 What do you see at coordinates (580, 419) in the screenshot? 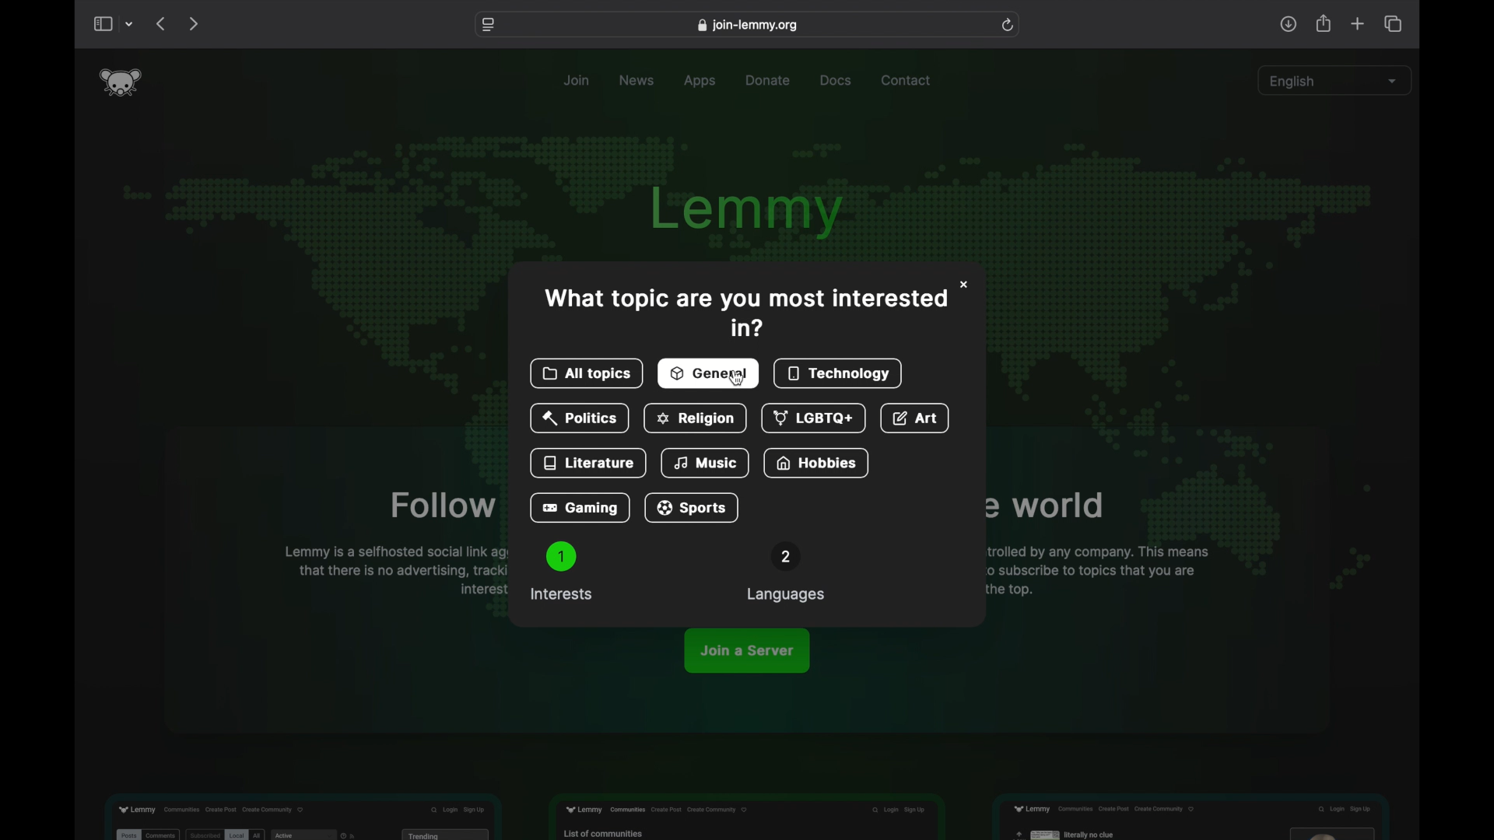
I see `politics` at bounding box center [580, 419].